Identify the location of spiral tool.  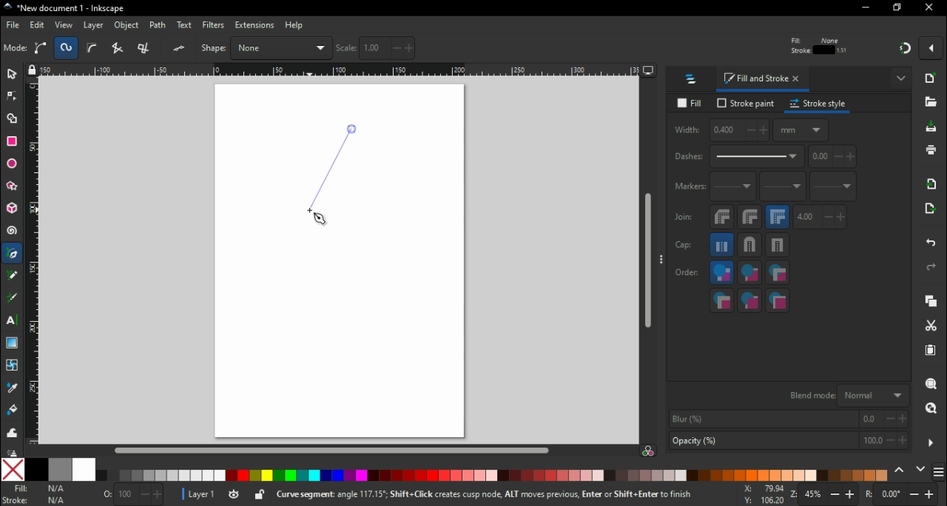
(13, 233).